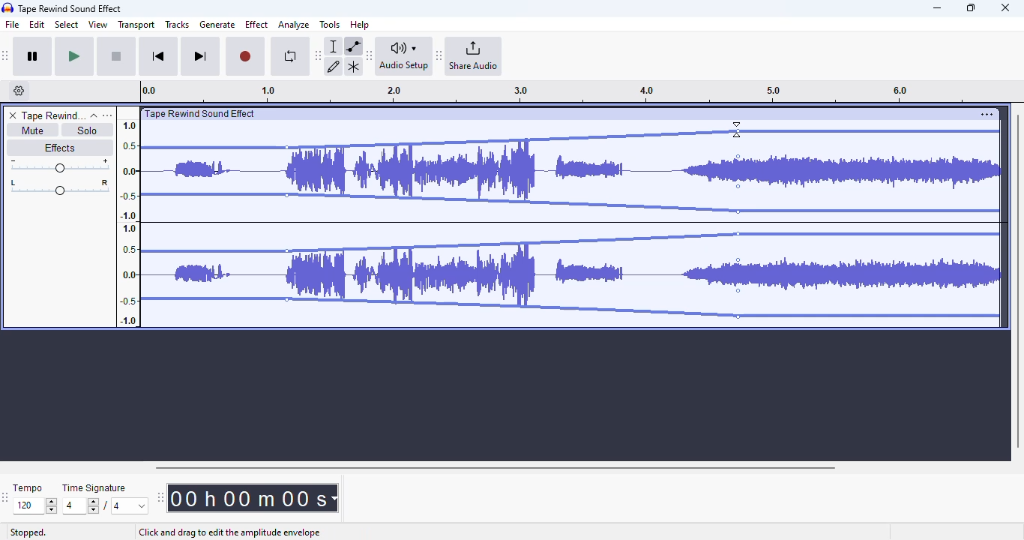 This screenshot has height=540, width=1024. What do you see at coordinates (37, 25) in the screenshot?
I see `edit` at bounding box center [37, 25].